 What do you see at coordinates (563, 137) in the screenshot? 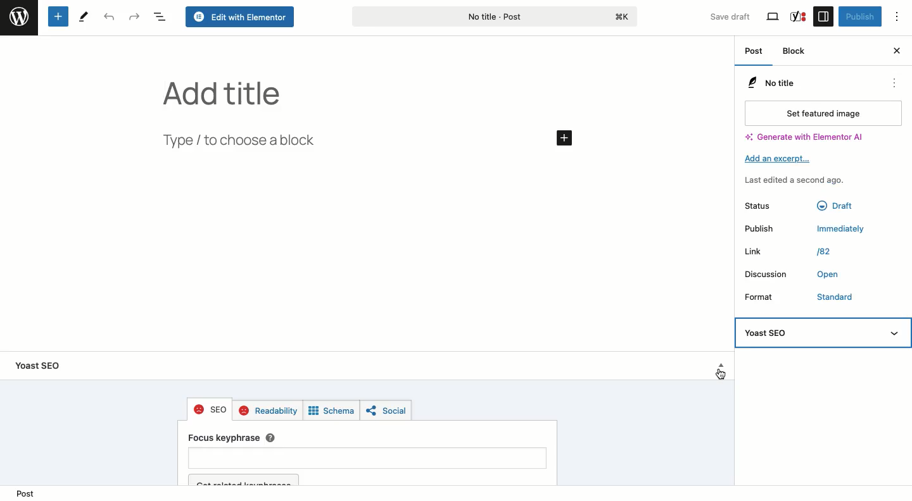
I see `Add button` at bounding box center [563, 137].